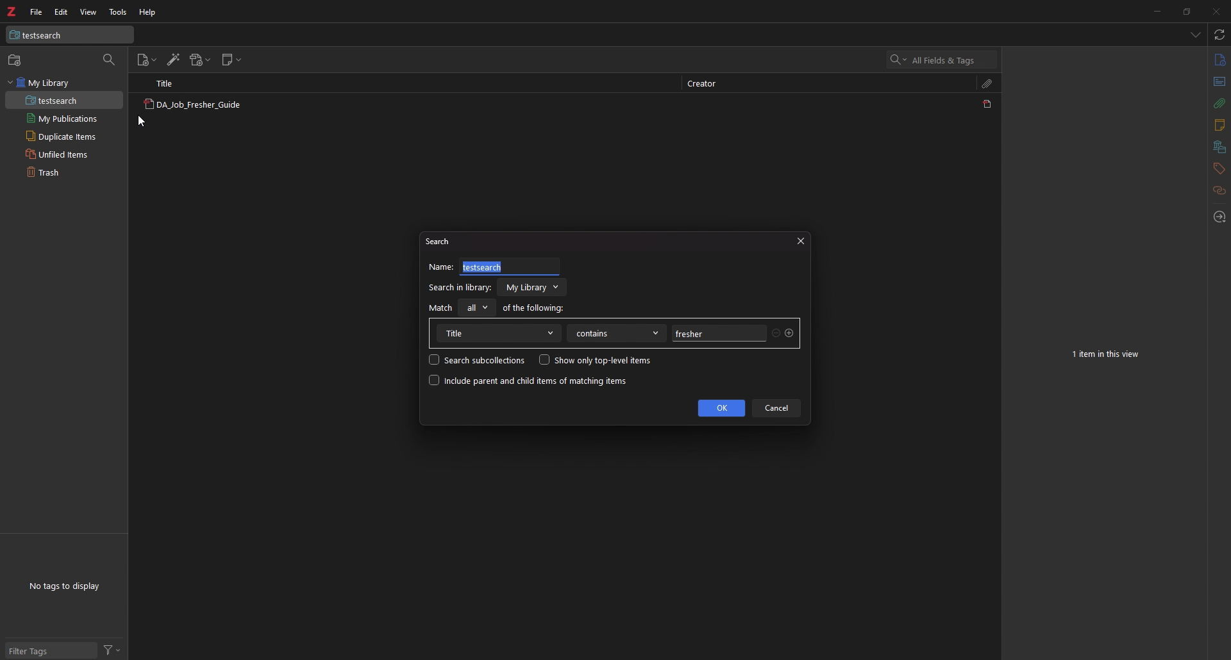  Describe the element at coordinates (943, 60) in the screenshot. I see `All fields & Tags` at that location.